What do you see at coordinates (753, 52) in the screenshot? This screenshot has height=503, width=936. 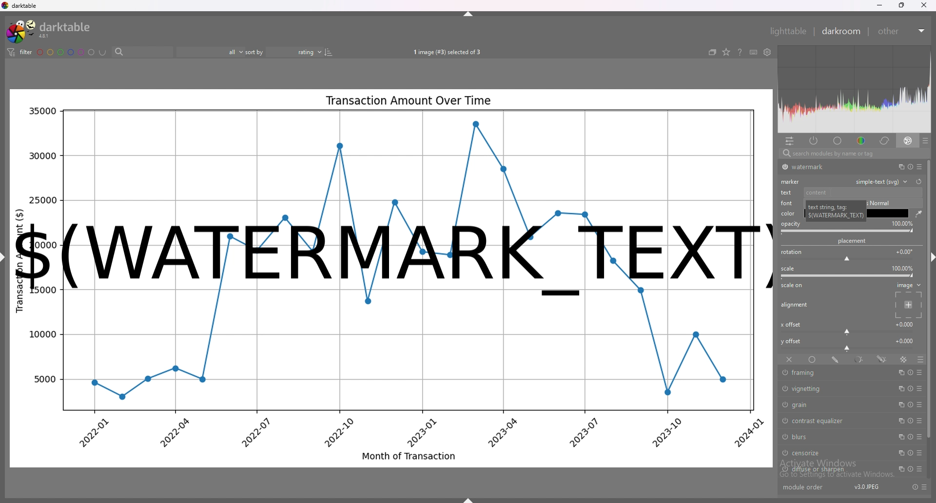 I see `keyboard shortcuts` at bounding box center [753, 52].